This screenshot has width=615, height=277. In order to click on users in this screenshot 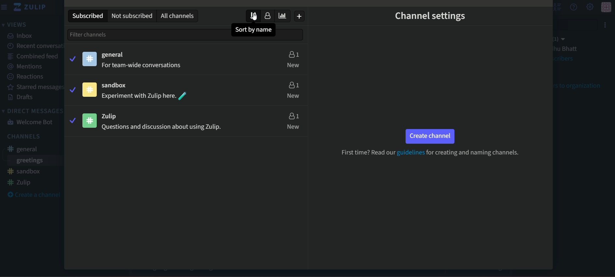, I will do `click(293, 122)`.